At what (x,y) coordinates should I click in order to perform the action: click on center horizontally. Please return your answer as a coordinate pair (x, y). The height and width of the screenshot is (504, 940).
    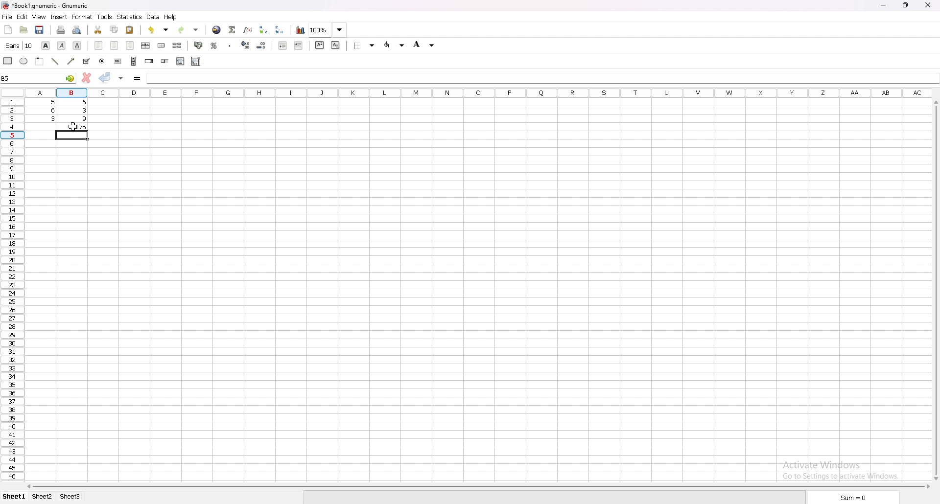
    Looking at the image, I should click on (145, 45).